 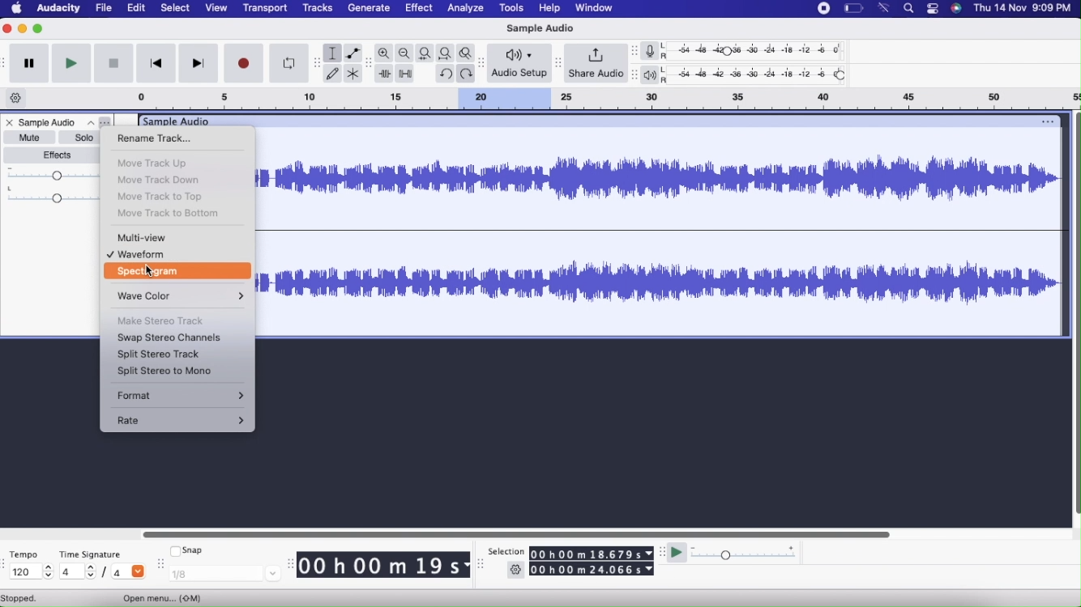 I want to click on Multi-view, so click(x=168, y=238).